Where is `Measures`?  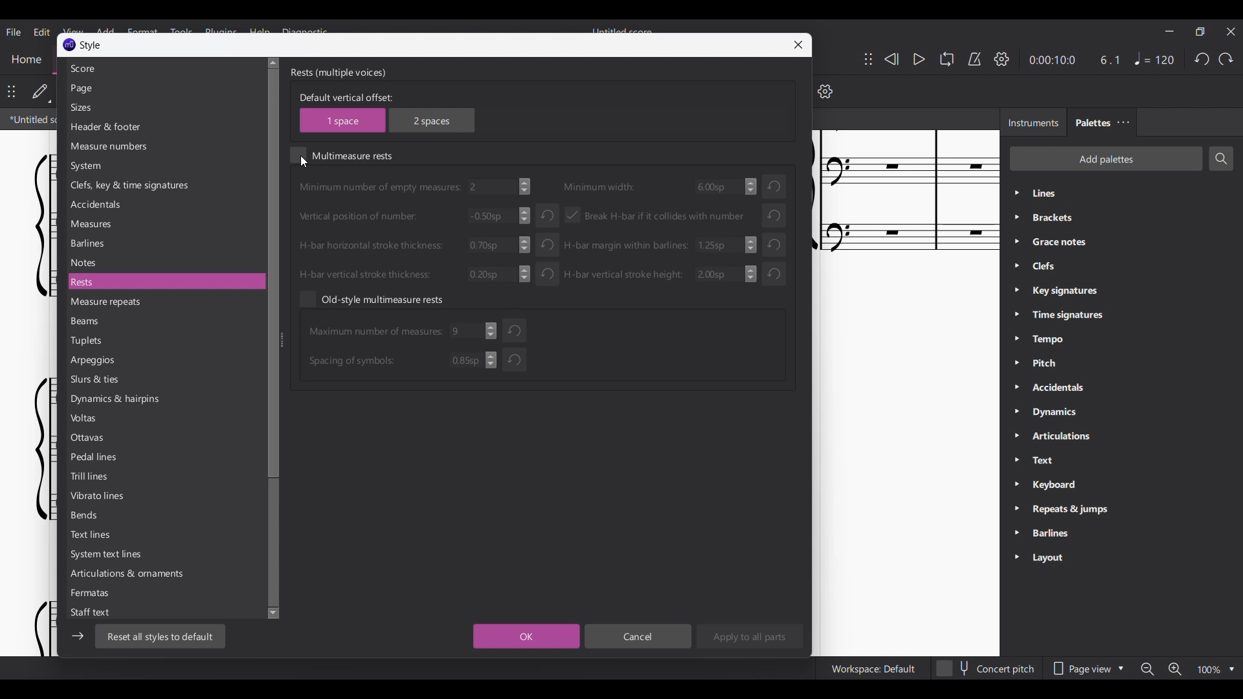
Measures is located at coordinates (165, 224).